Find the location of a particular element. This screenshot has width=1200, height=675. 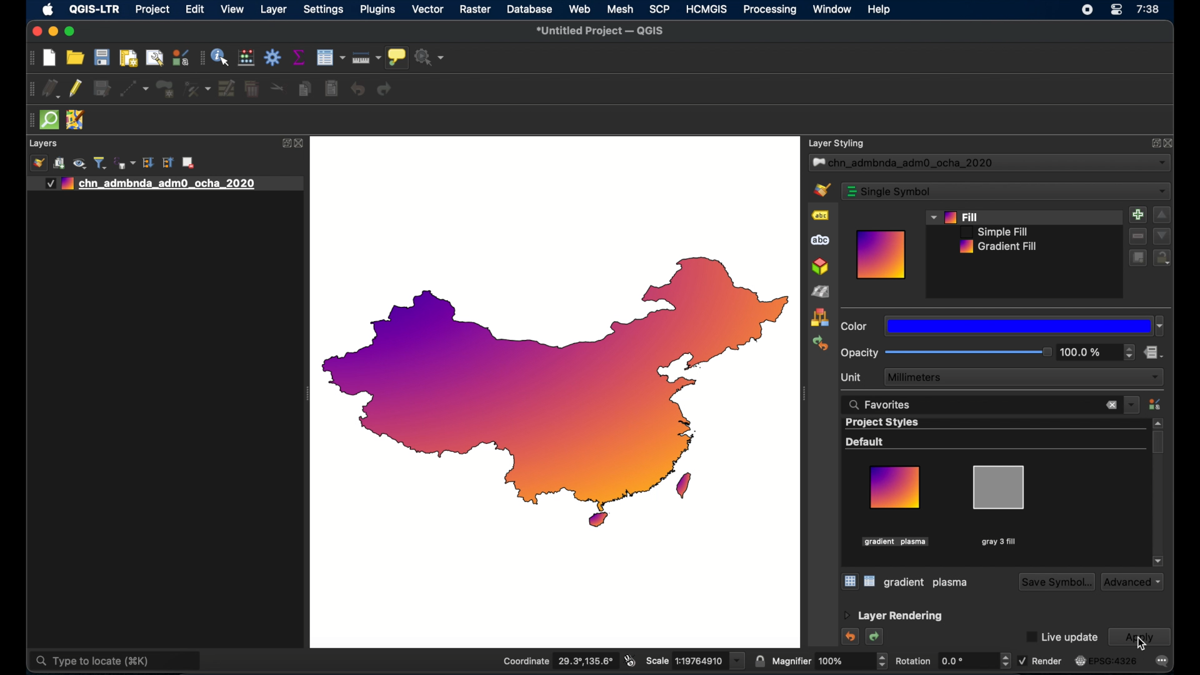

open layout manager is located at coordinates (155, 58).